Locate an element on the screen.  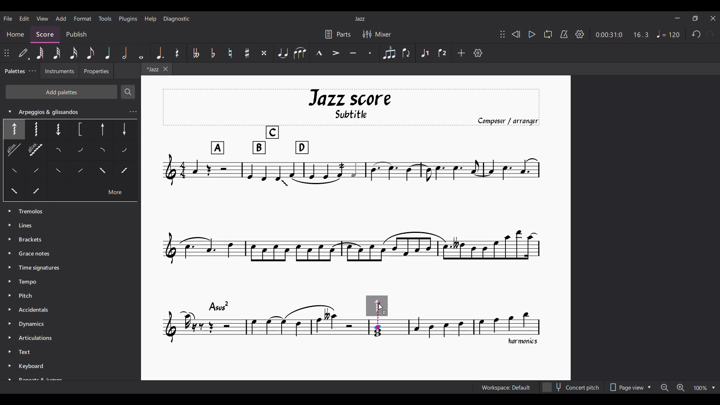
Rewind is located at coordinates (516, 34).